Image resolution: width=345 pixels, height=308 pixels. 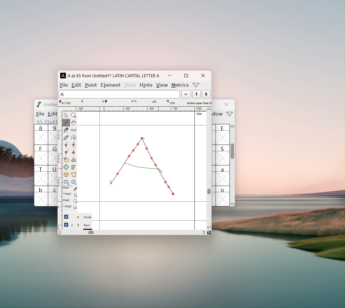 I want to click on file, so click(x=64, y=85).